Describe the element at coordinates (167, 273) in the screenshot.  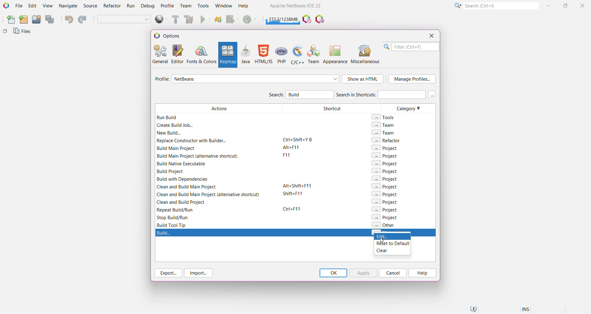
I see `Export` at that location.